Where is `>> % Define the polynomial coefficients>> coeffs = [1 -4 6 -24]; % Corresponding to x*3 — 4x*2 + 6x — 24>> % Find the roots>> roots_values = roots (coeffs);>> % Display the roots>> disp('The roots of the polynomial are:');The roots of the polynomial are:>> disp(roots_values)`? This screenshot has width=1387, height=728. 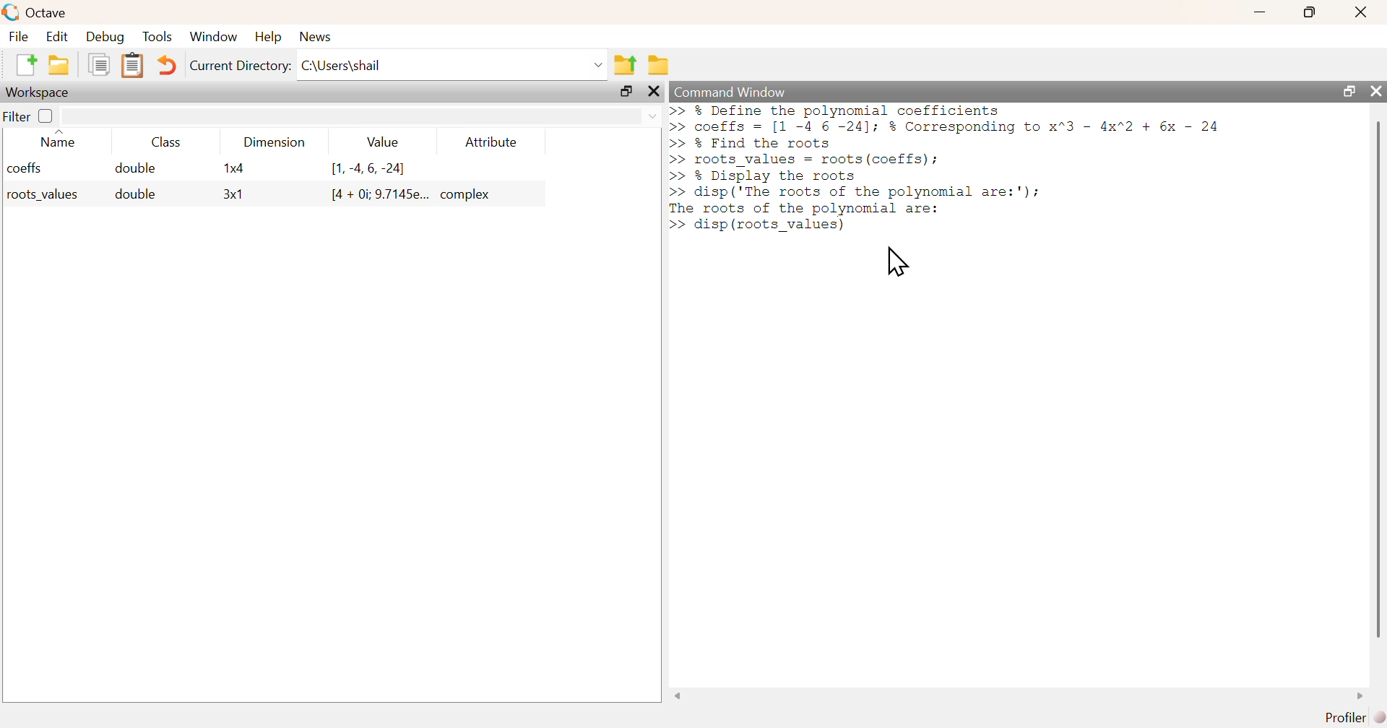 >> % Define the polynomial coefficients>> coeffs = [1 -4 6 -24]; % Corresponding to x*3 — 4x*2 + 6x — 24>> % Find the roots>> roots_values = roots (coeffs);>> % Display the roots>> disp('The roots of the polynomial are:');The roots of the polynomial are:>> disp(roots_values) is located at coordinates (946, 168).